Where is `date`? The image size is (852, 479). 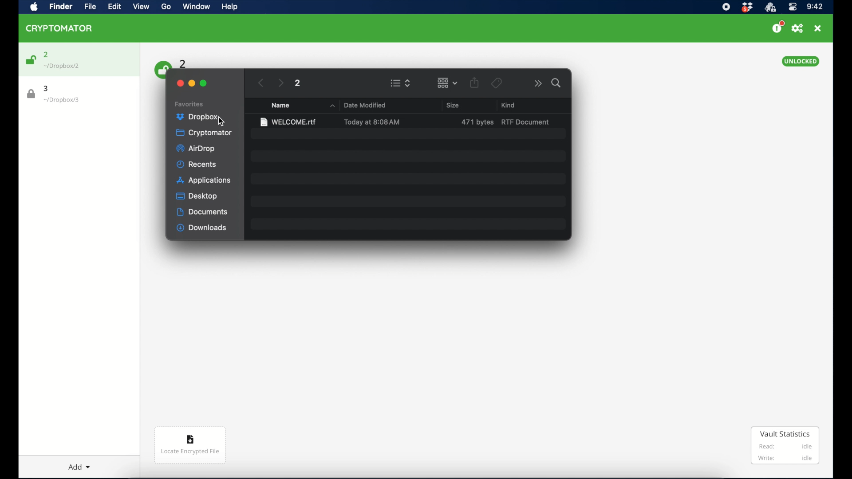 date is located at coordinates (373, 122).